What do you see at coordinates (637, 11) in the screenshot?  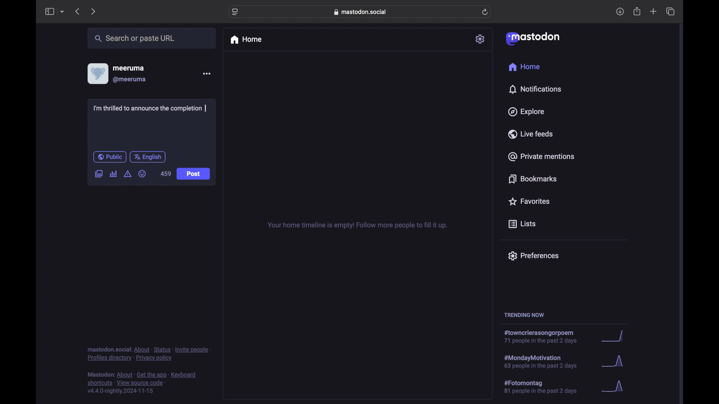 I see `share` at bounding box center [637, 11].